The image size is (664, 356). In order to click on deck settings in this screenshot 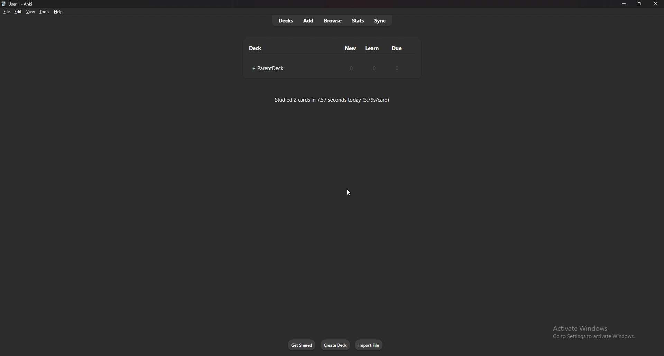, I will do `click(409, 68)`.